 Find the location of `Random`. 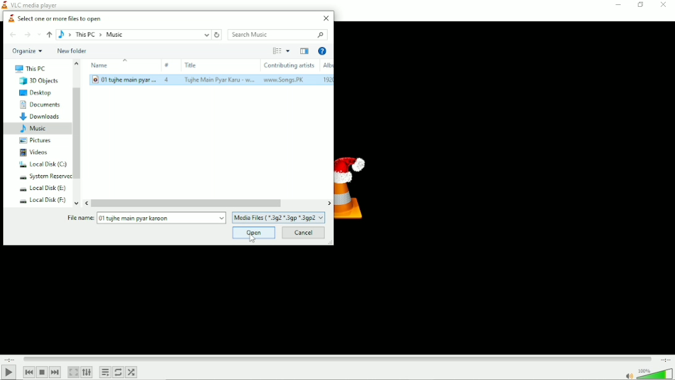

Random is located at coordinates (132, 373).